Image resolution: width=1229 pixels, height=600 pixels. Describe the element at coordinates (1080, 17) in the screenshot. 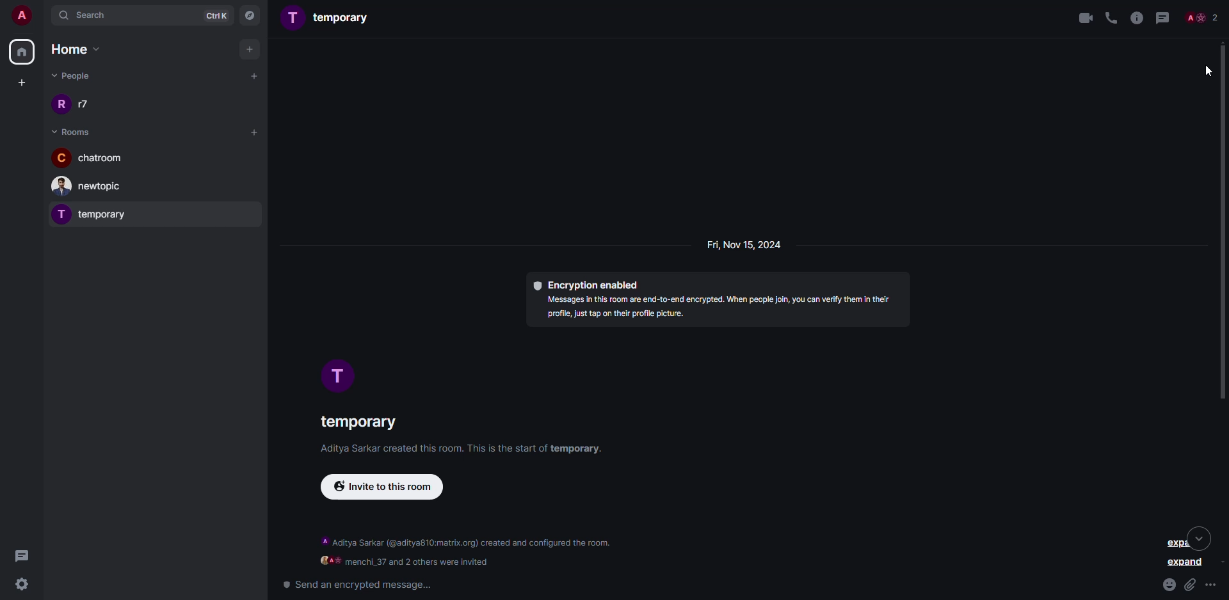

I see `video call` at that location.